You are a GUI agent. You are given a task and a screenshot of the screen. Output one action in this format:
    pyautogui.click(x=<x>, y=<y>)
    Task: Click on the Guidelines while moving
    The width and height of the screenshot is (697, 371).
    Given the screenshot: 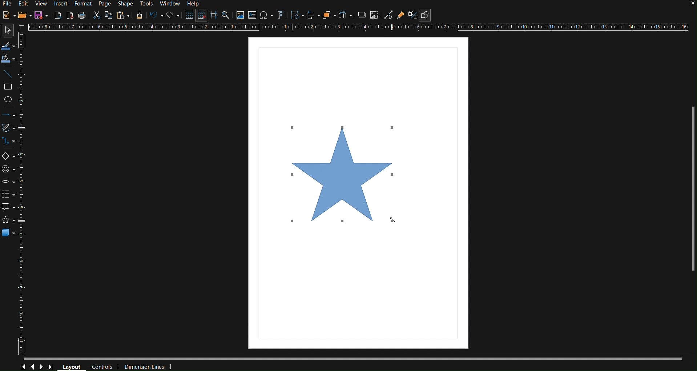 What is the action you would take?
    pyautogui.click(x=214, y=16)
    